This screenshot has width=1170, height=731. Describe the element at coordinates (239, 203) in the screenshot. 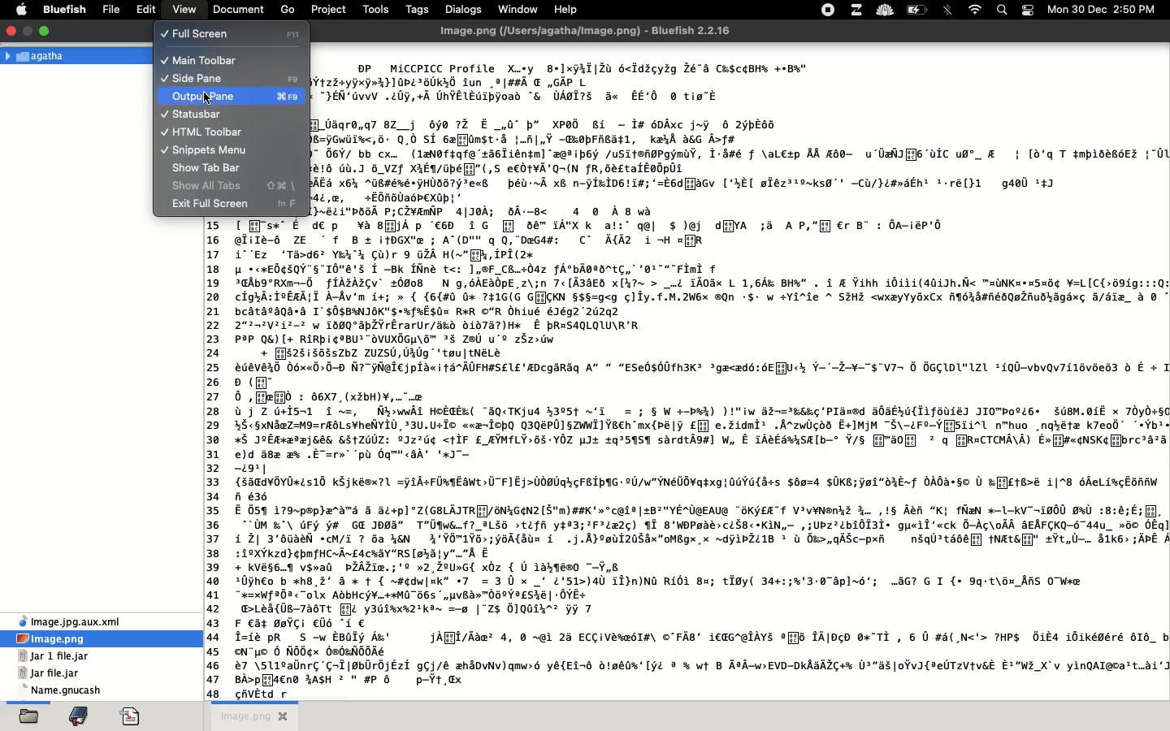

I see `exit full screen` at that location.